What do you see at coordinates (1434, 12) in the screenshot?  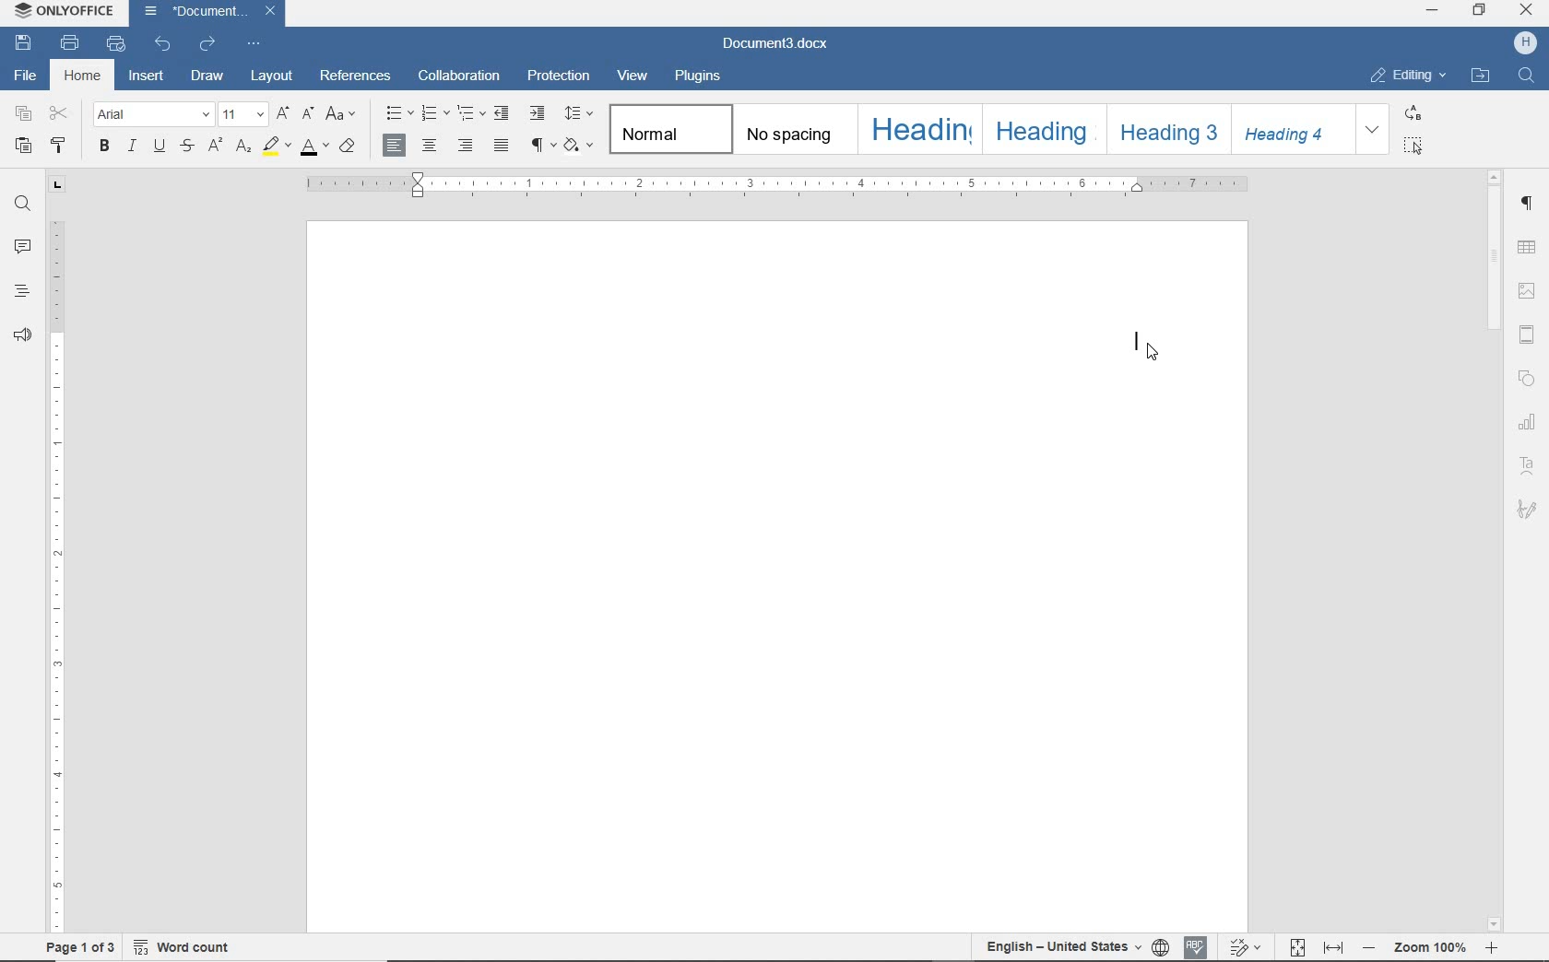 I see `MINIMIZE` at bounding box center [1434, 12].